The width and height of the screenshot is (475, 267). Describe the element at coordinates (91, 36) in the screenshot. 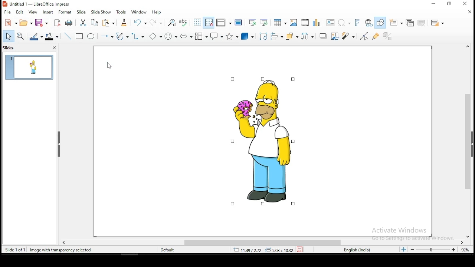

I see `ellipse` at that location.